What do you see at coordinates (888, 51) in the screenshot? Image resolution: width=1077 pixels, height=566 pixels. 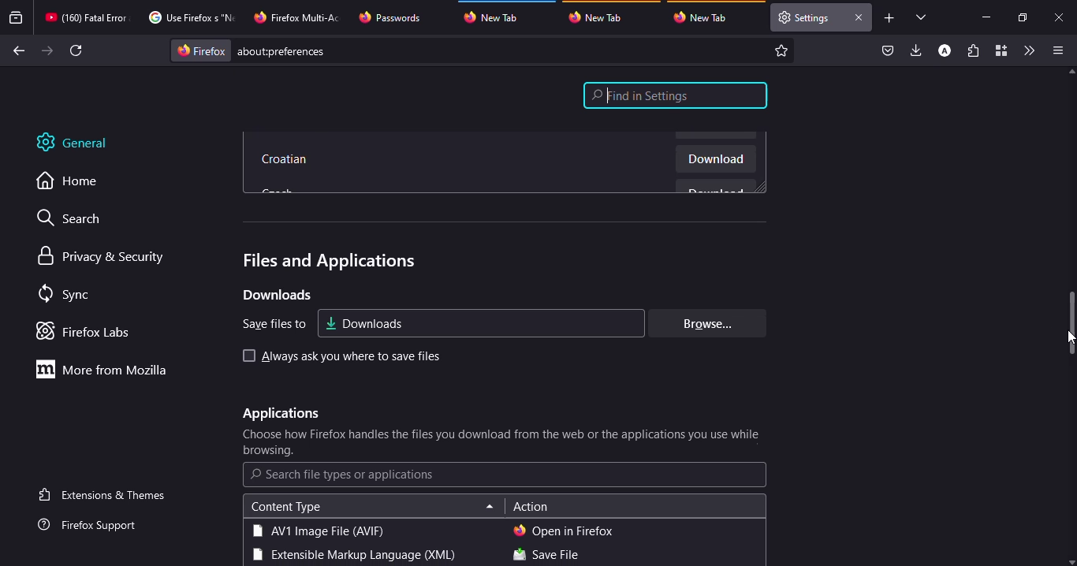 I see `save to pocket` at bounding box center [888, 51].